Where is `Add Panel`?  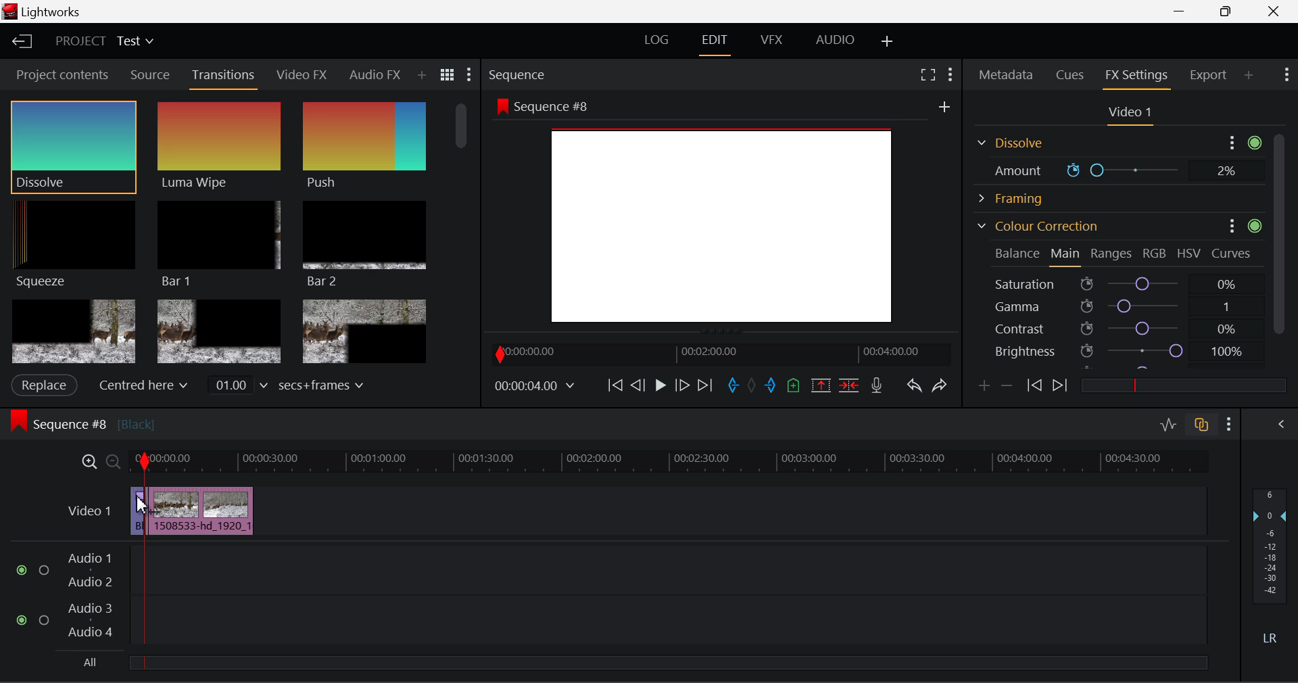 Add Panel is located at coordinates (1249, 74).